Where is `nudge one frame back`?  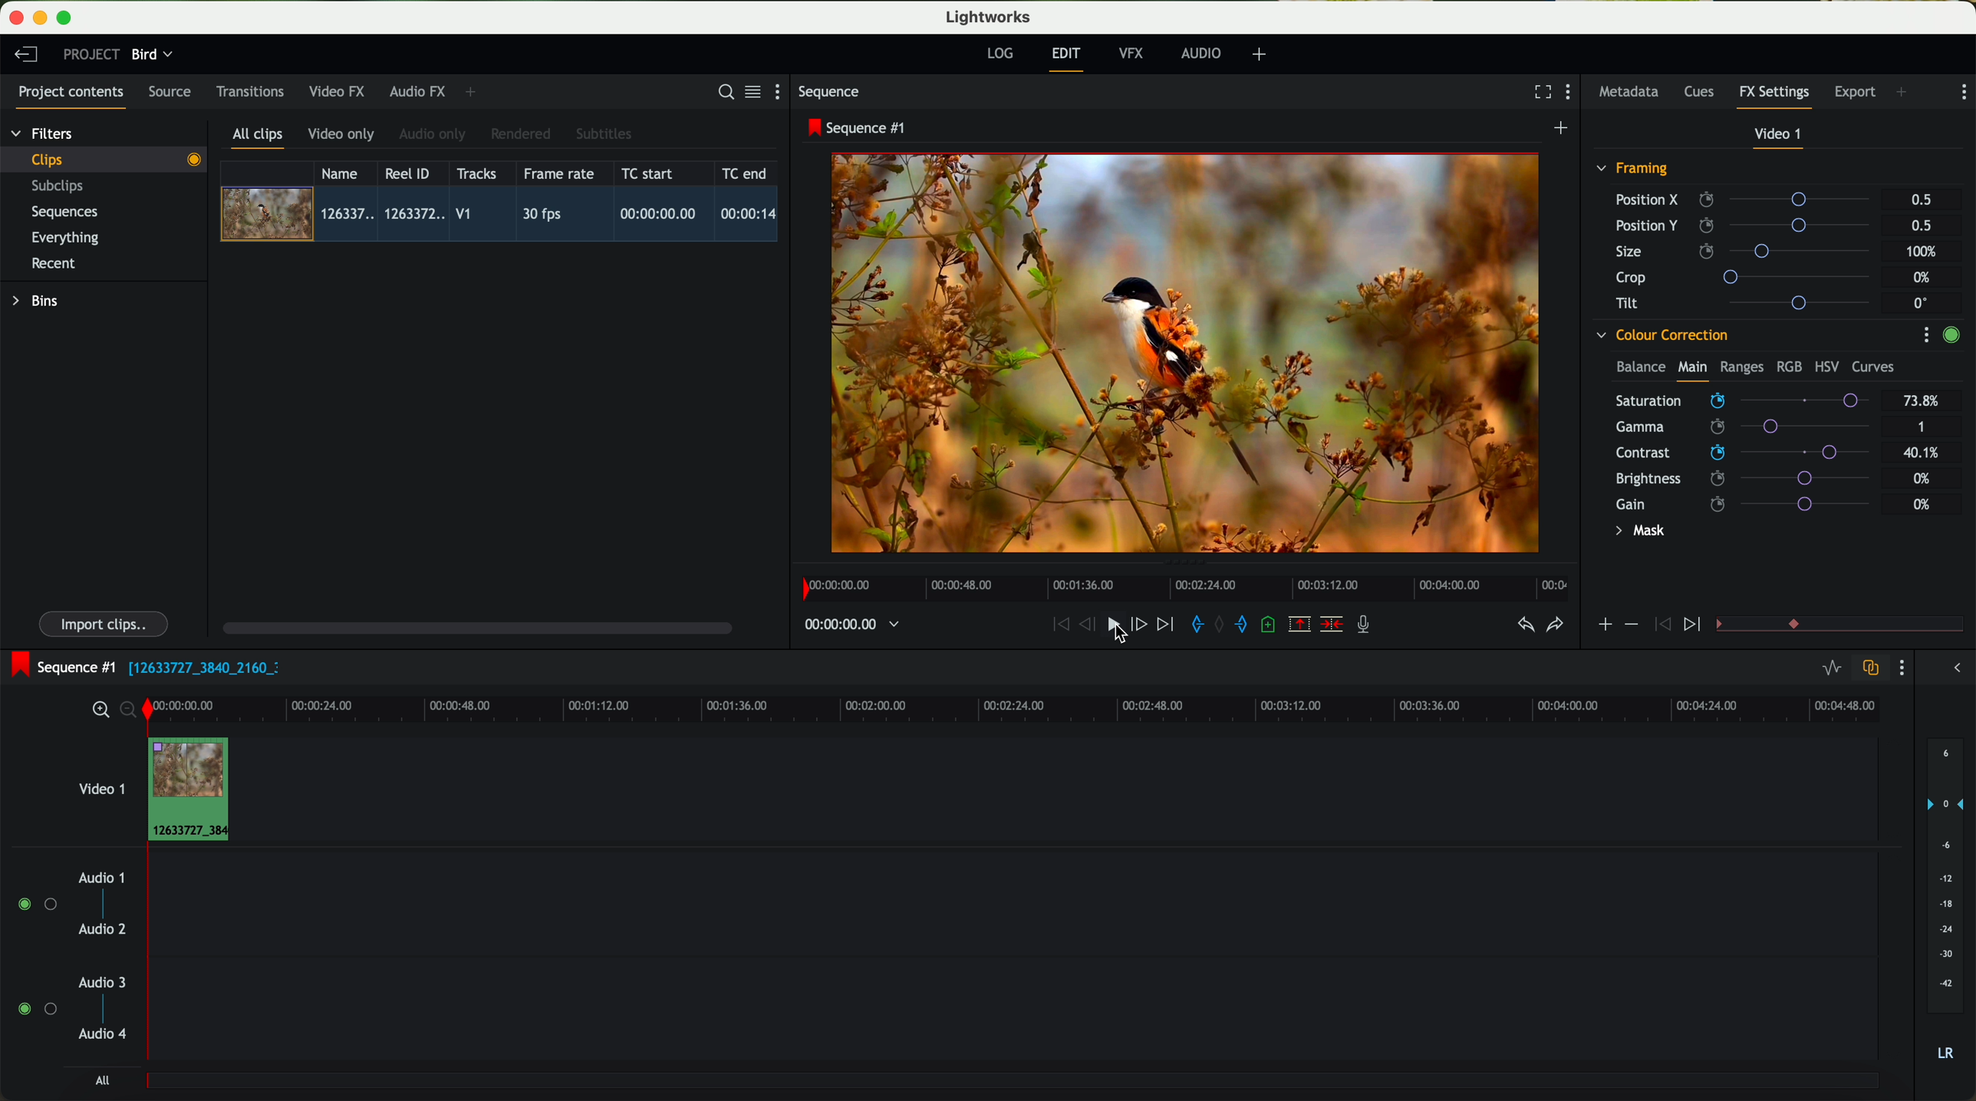
nudge one frame back is located at coordinates (1090, 626).